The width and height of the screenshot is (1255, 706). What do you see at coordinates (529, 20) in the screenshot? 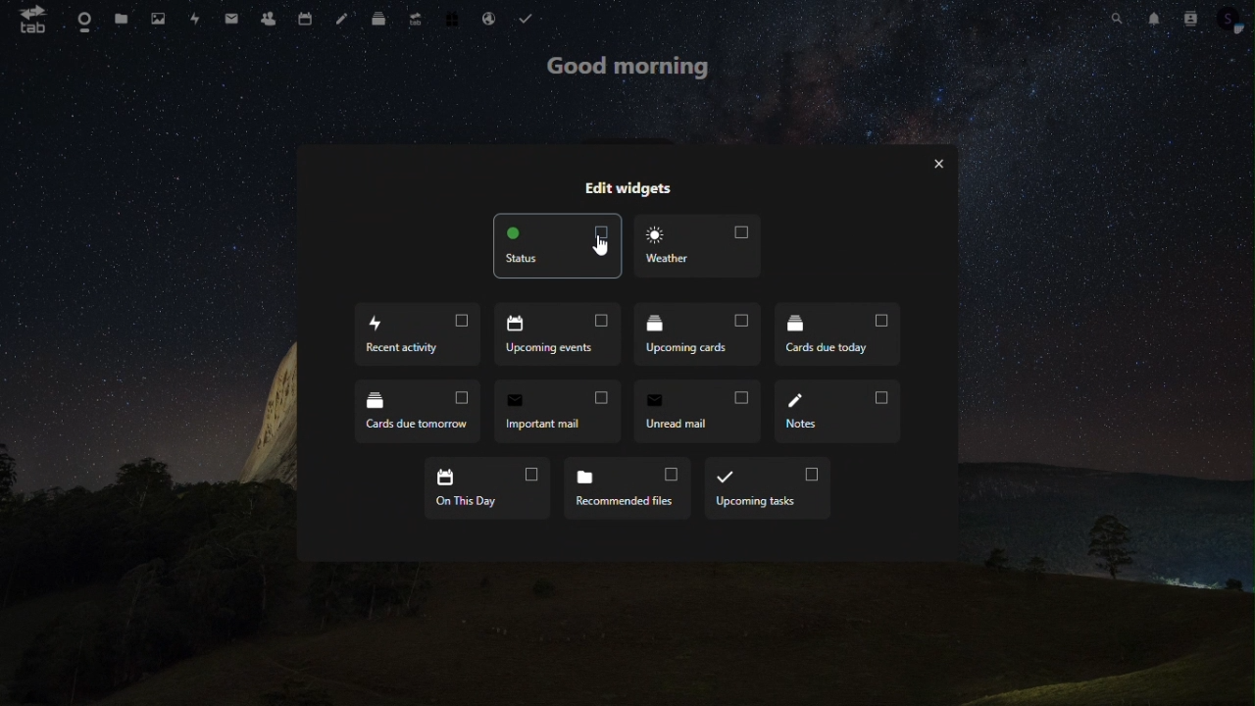
I see `task` at bounding box center [529, 20].